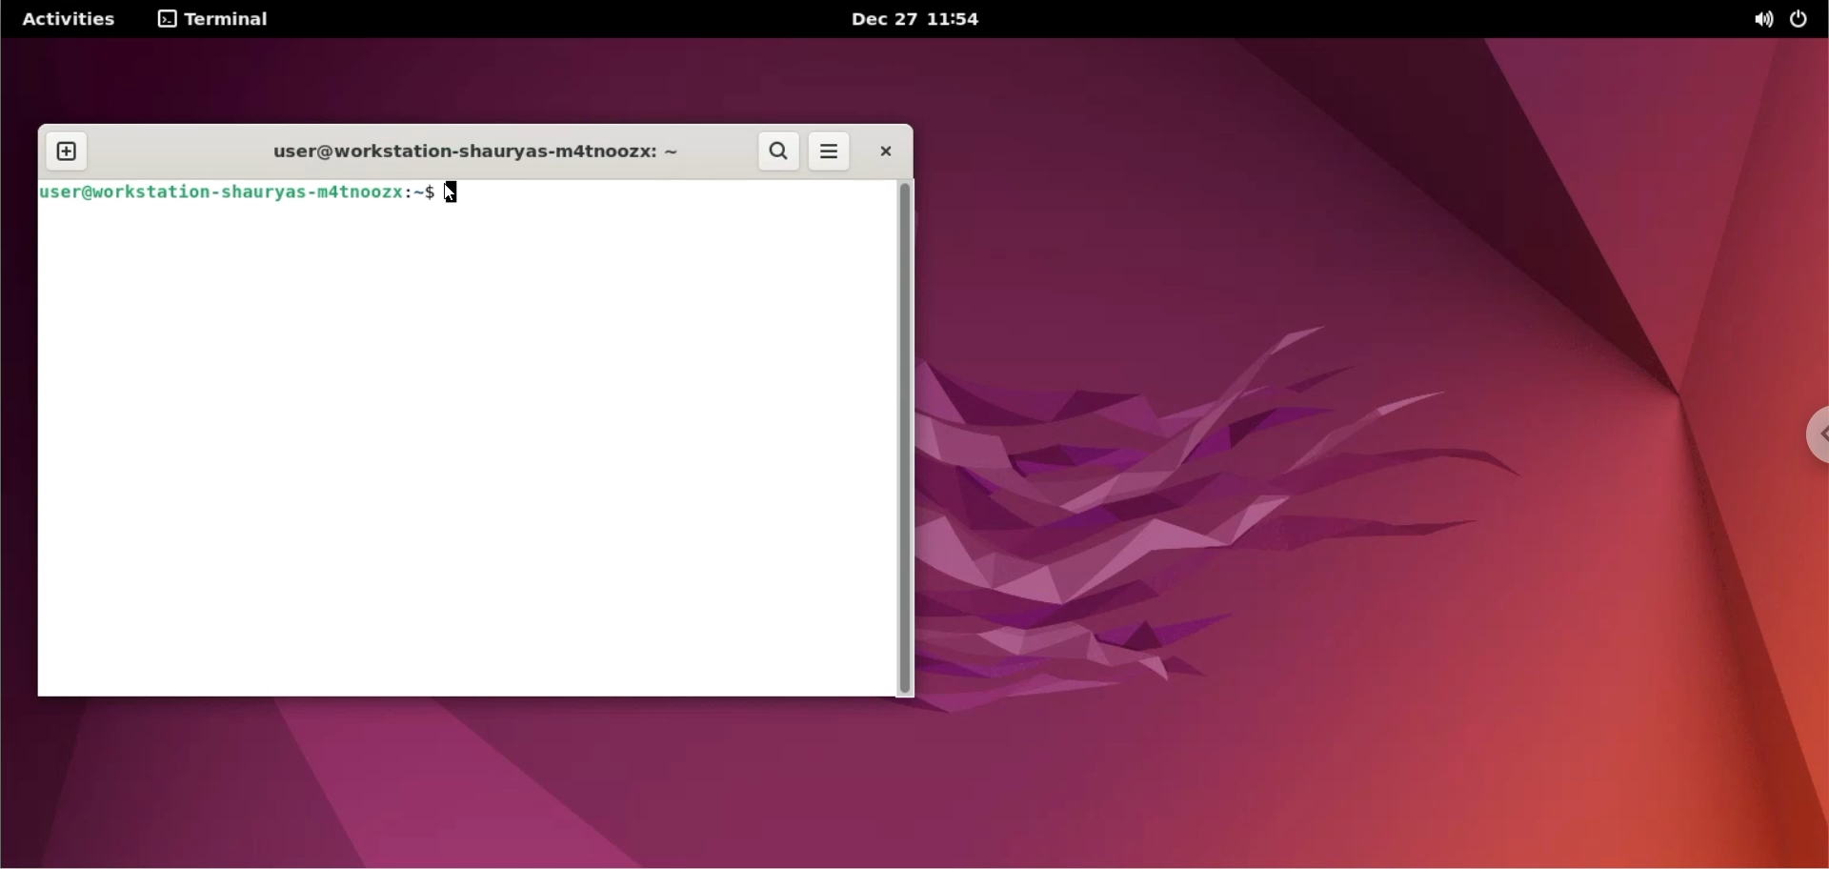 Image resolution: width=1829 pixels, height=869 pixels. I want to click on terminal options, so click(214, 20).